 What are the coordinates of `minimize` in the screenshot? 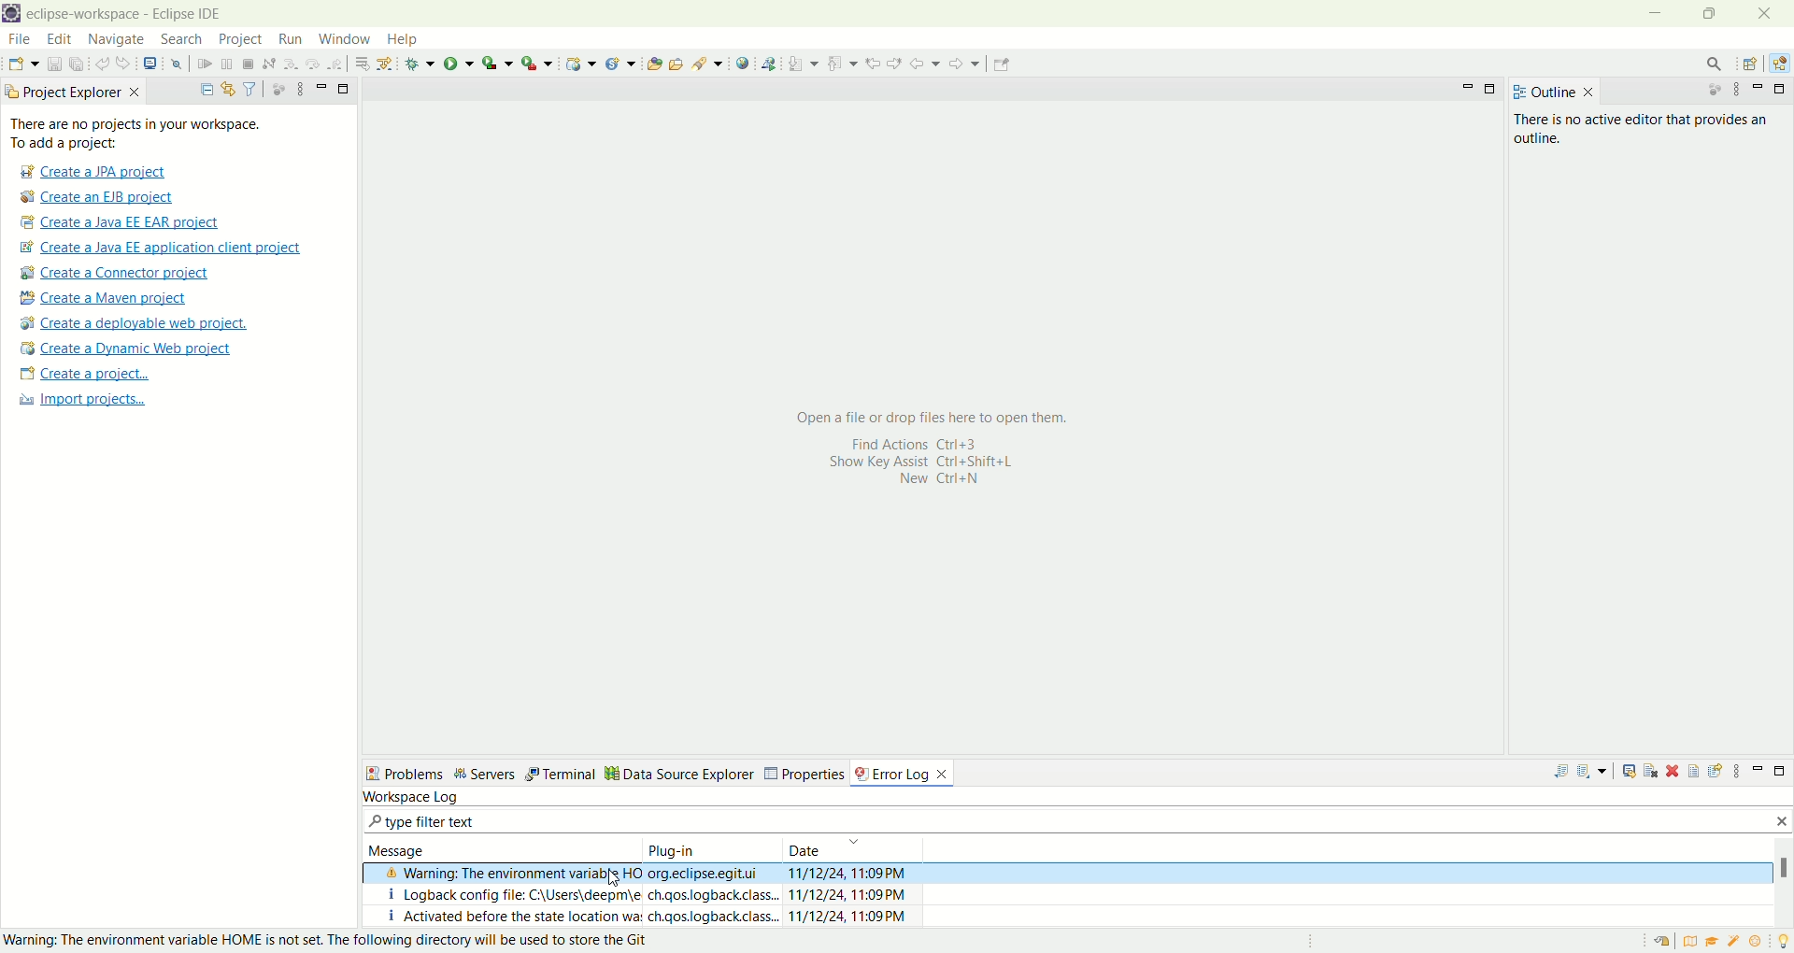 It's located at (1653, 14).